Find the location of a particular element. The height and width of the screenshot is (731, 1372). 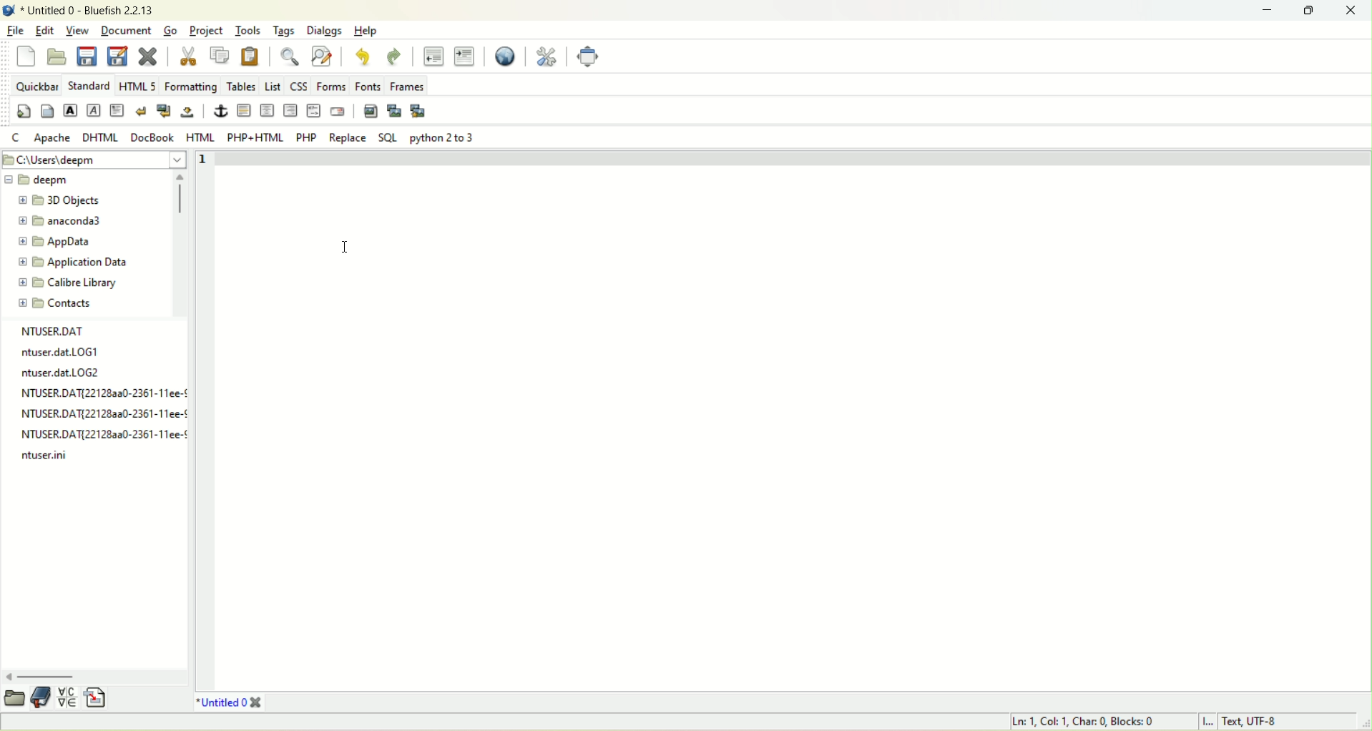

PHP+HTML is located at coordinates (256, 138).